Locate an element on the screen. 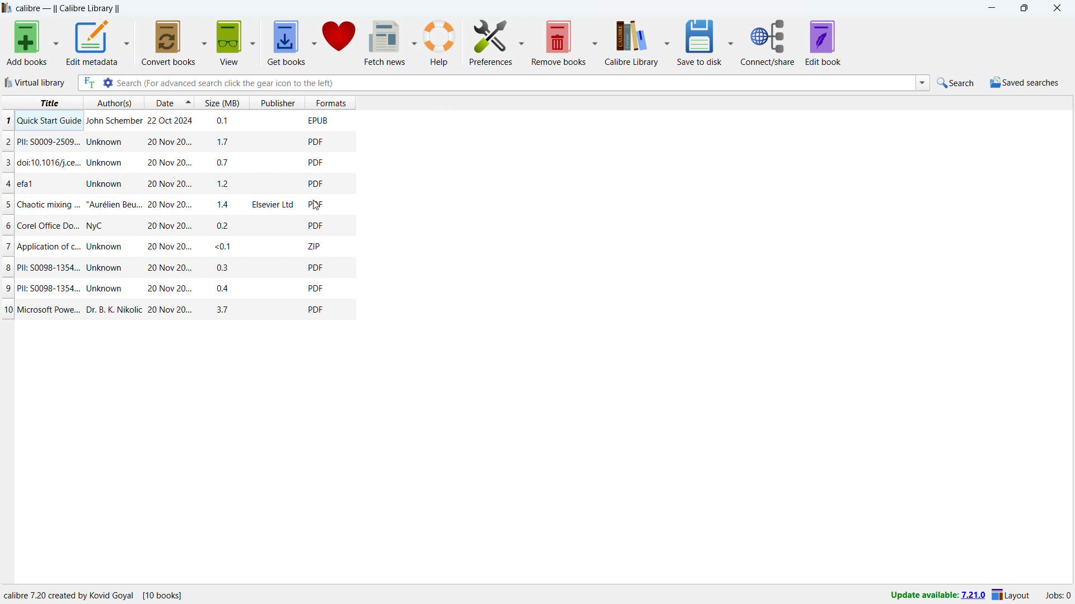 The image size is (1075, 604). view options is located at coordinates (254, 40).